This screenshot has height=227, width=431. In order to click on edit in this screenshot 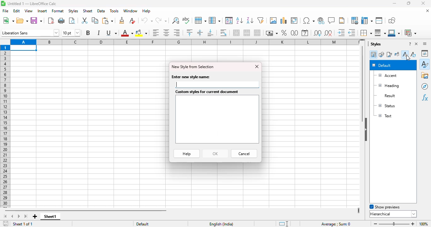, I will do `click(16, 11)`.